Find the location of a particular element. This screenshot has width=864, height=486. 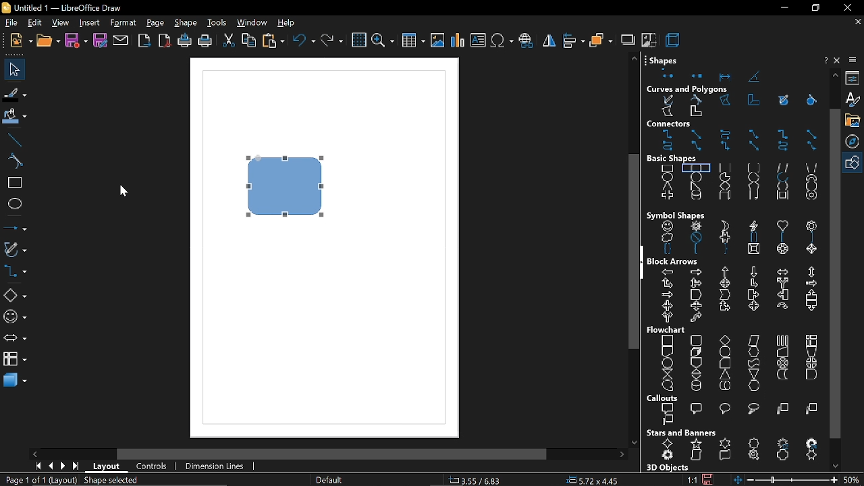

shapes is located at coordinates (666, 58).